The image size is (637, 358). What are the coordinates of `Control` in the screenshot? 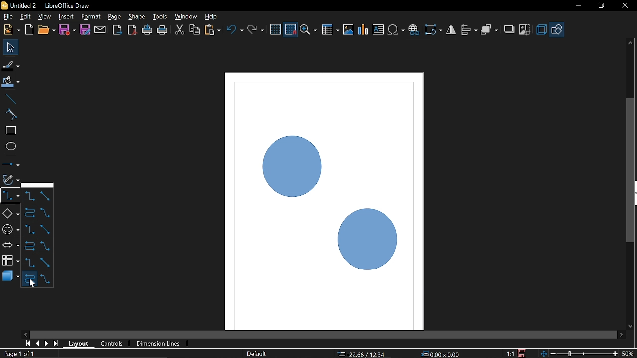 It's located at (114, 344).